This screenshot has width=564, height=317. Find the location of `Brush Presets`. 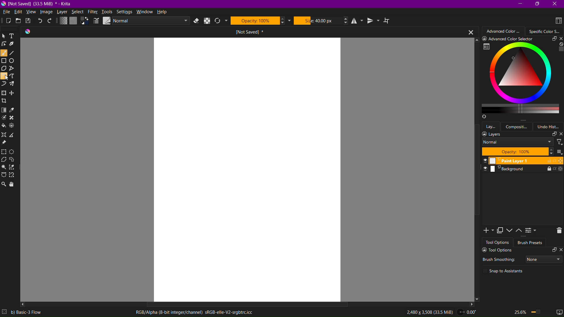

Brush Presets is located at coordinates (531, 243).